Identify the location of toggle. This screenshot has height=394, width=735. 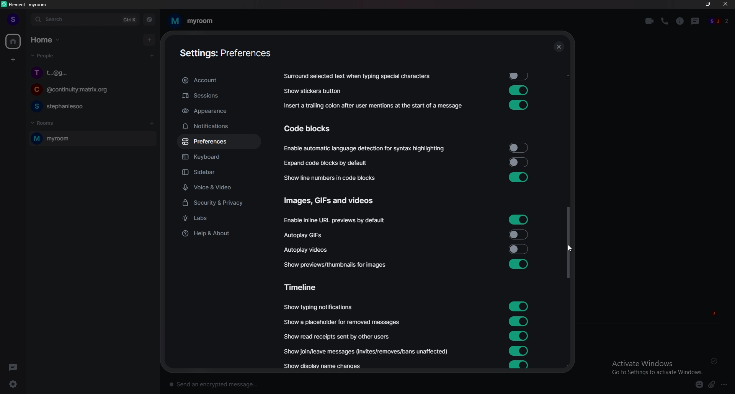
(521, 76).